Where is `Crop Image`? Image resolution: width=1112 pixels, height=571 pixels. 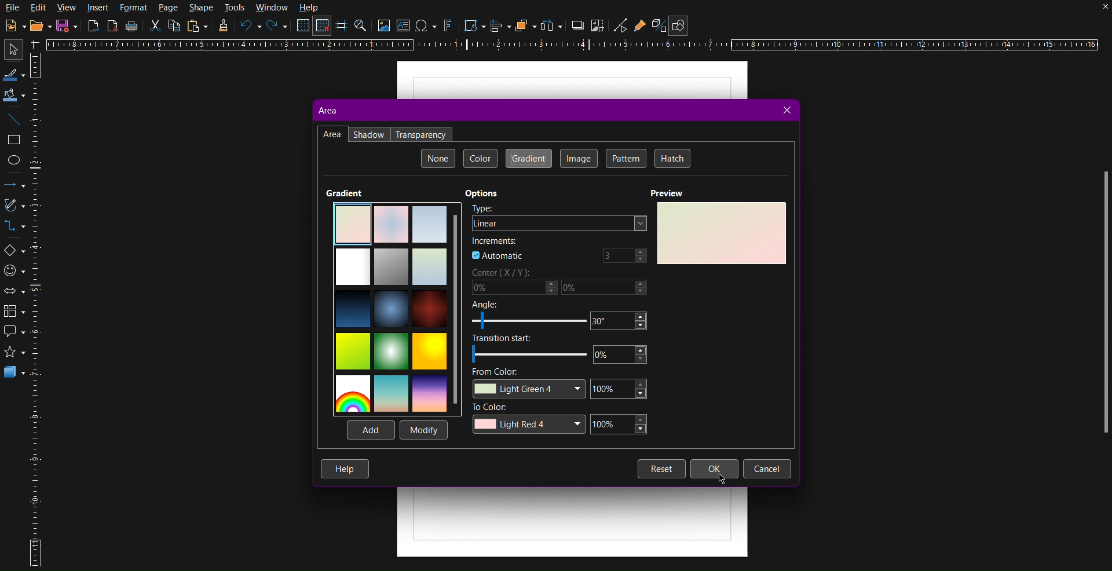
Crop Image is located at coordinates (599, 27).